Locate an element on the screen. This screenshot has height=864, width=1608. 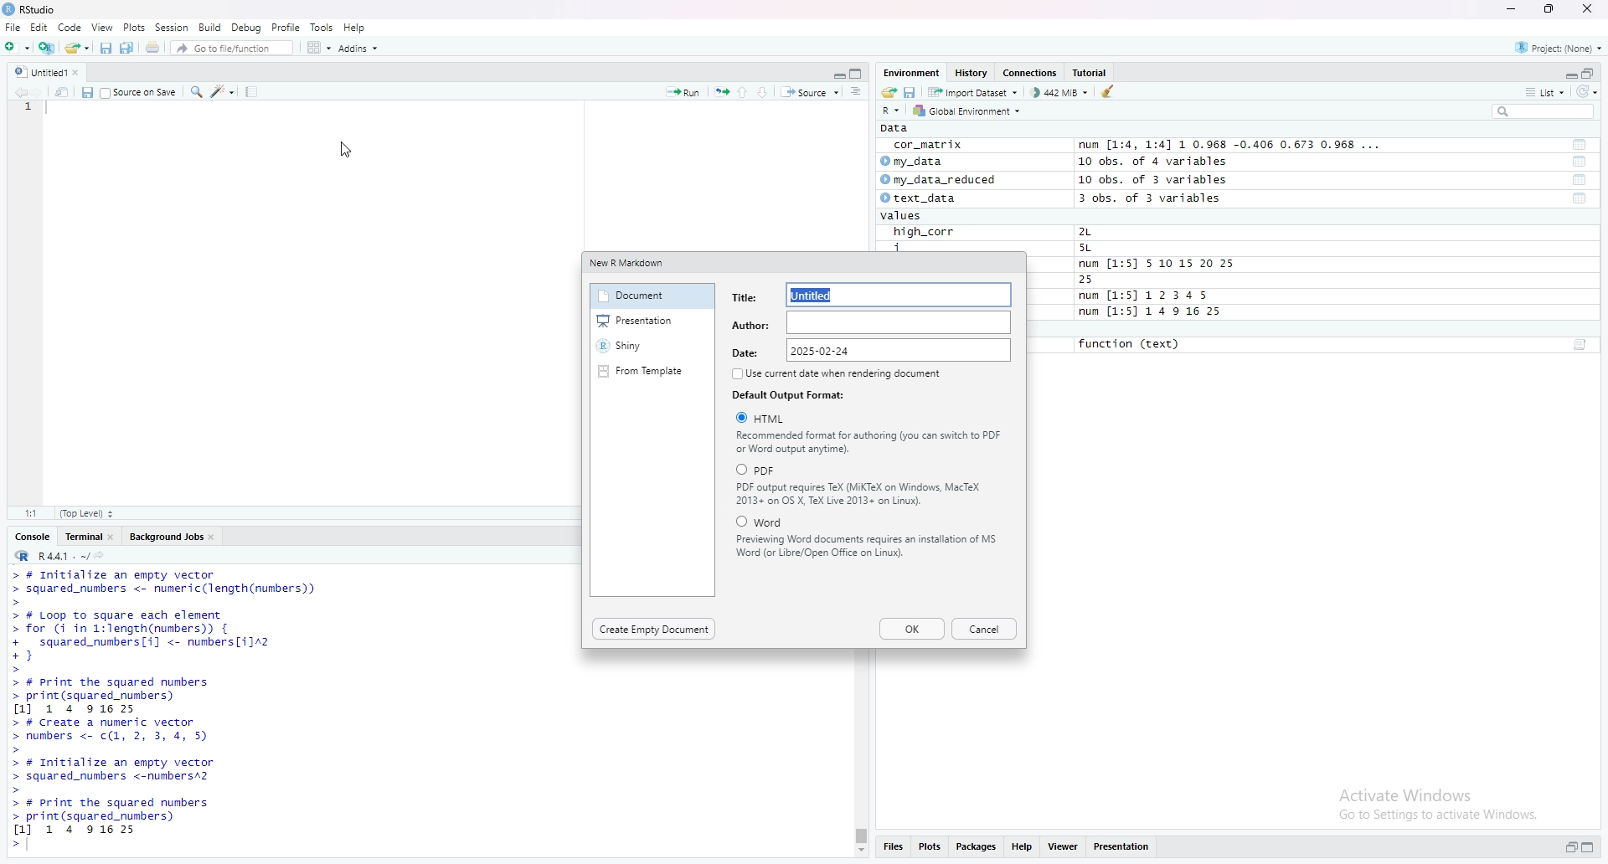
text_data is located at coordinates (925, 198).